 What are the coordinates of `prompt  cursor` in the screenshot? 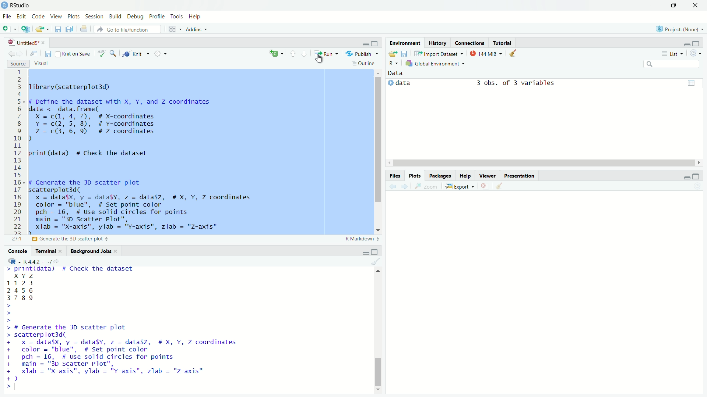 It's located at (6, 388).